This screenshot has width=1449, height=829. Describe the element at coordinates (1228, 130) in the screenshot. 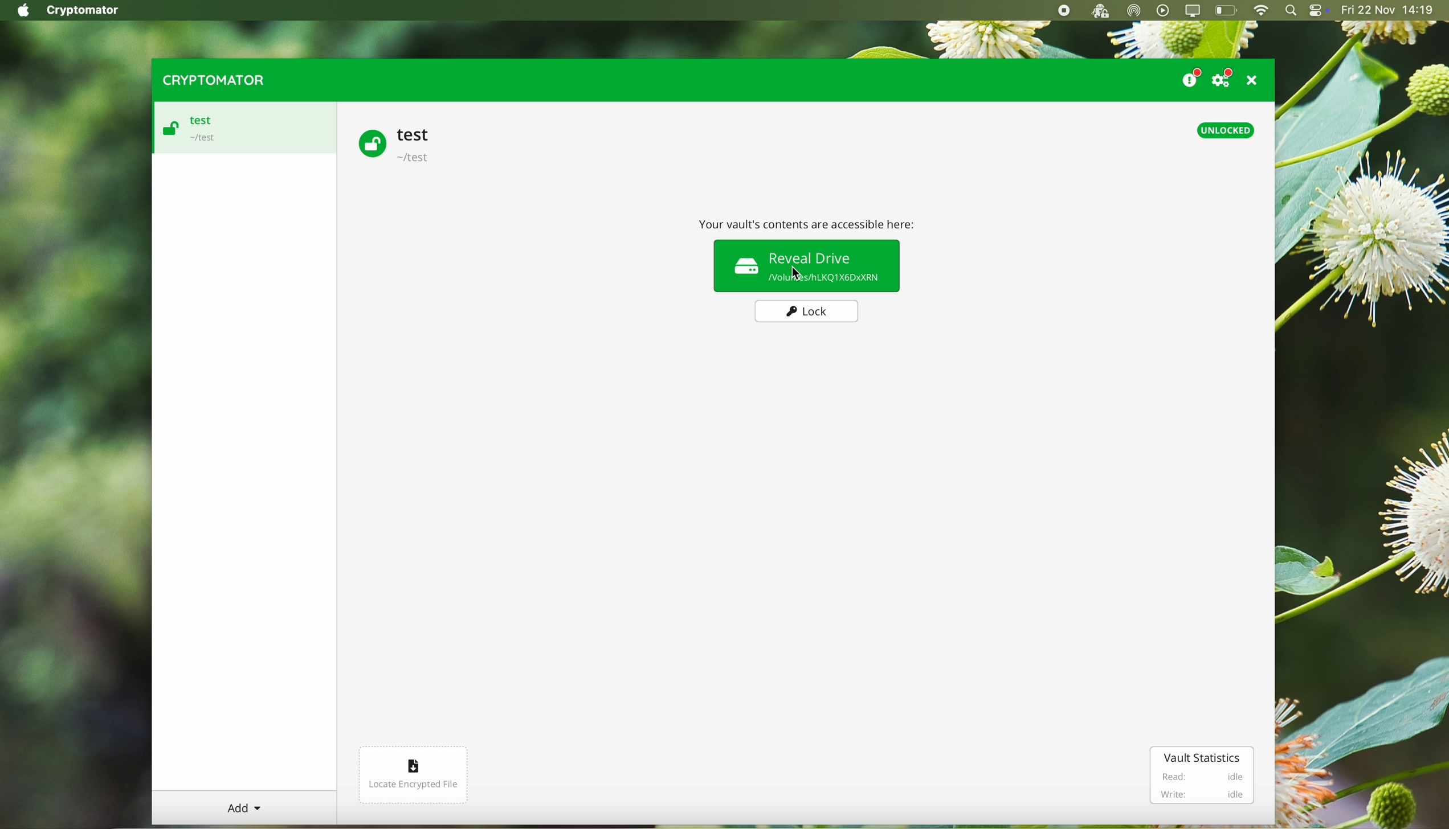

I see `unlocked` at that location.